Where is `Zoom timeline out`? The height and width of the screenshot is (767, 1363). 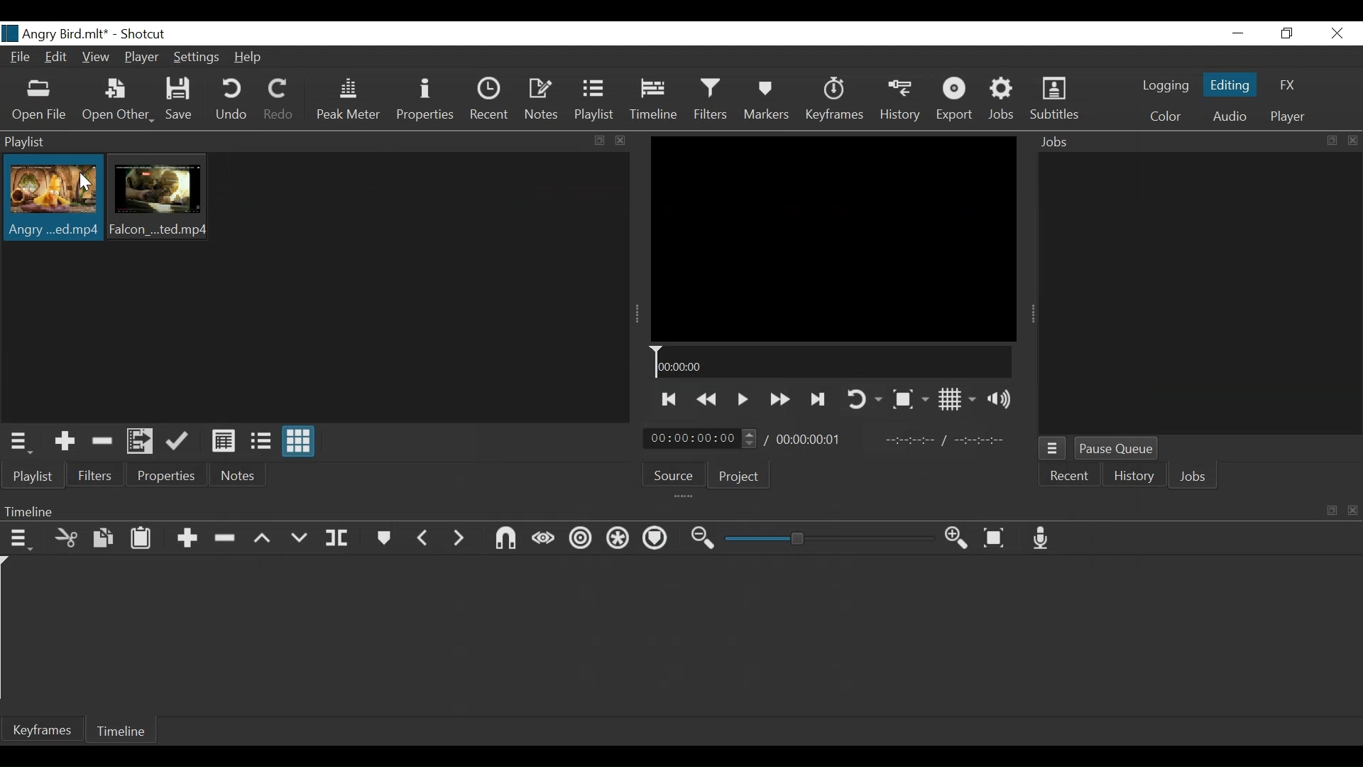
Zoom timeline out is located at coordinates (705, 539).